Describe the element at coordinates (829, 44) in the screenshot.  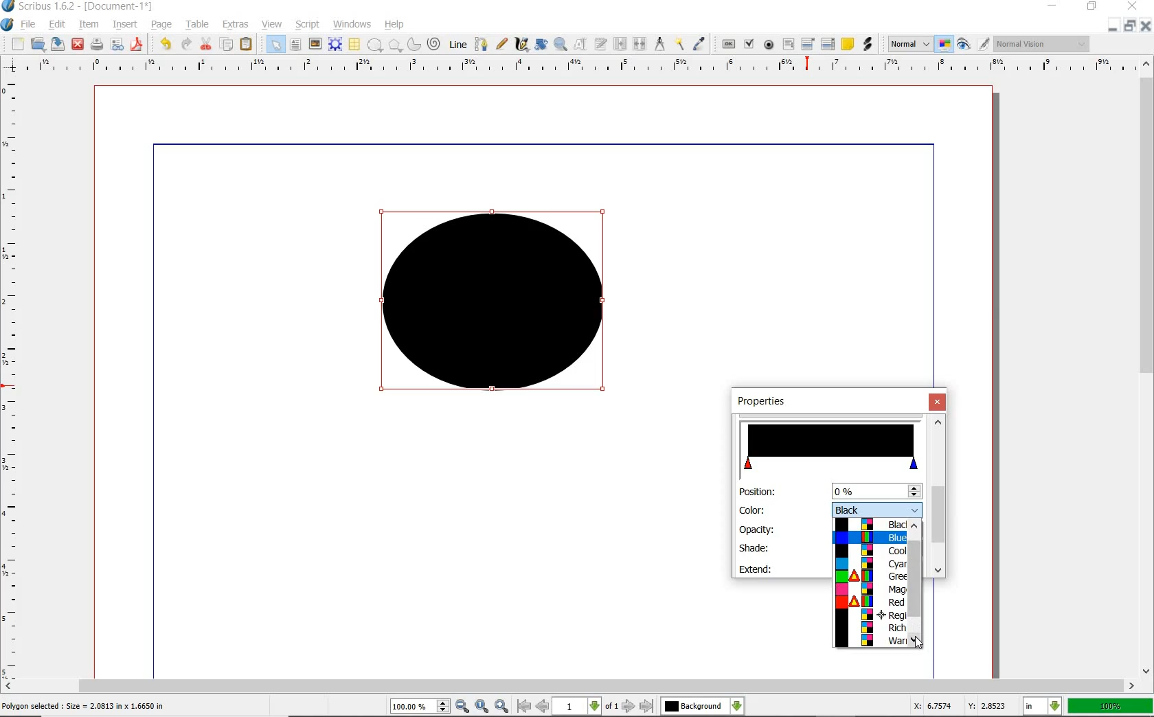
I see `PDF LIST BOX` at that location.